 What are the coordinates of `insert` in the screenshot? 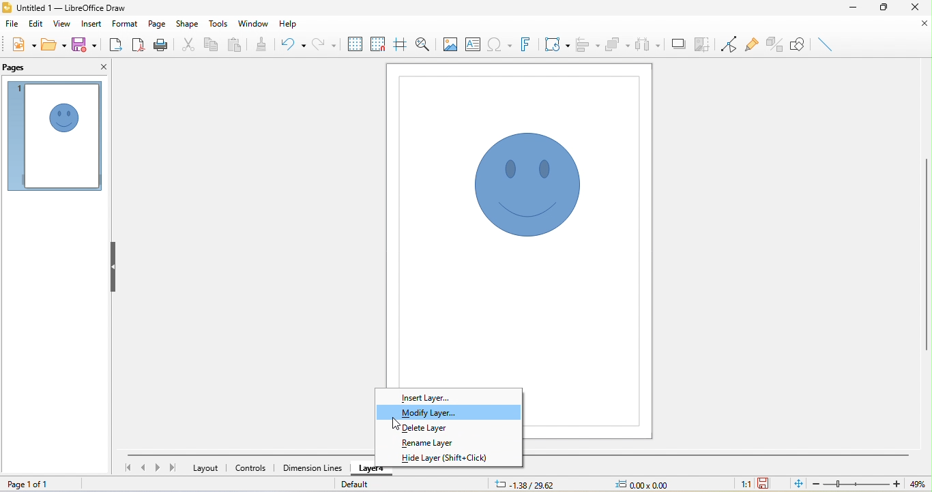 It's located at (92, 24).